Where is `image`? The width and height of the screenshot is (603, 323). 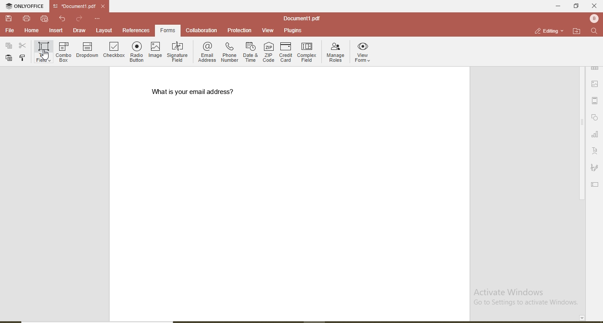 image is located at coordinates (155, 50).